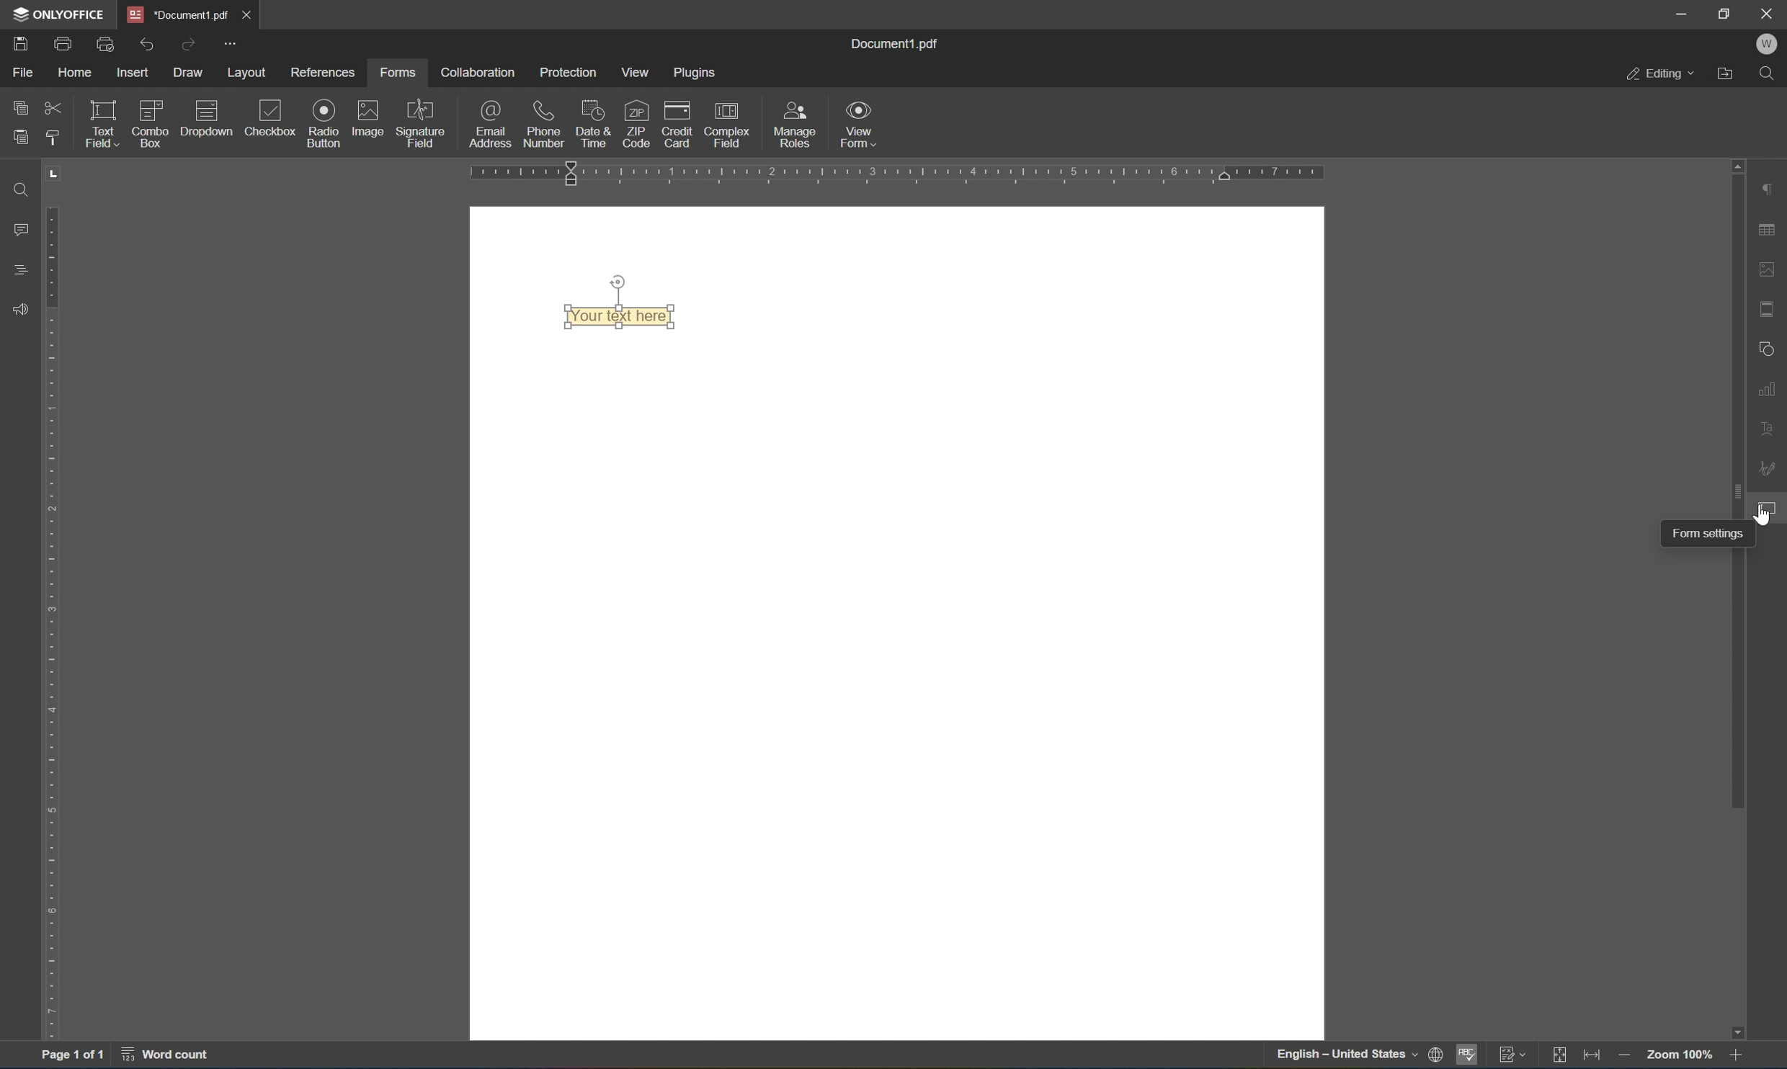 The image size is (1787, 1069). I want to click on image settings, so click(1766, 266).